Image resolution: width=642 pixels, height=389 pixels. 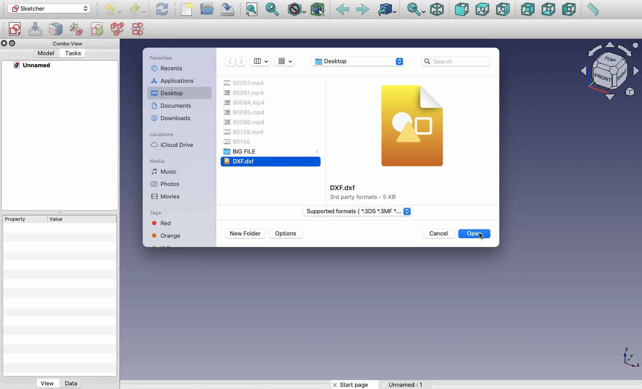 I want to click on Undo, so click(x=114, y=10).